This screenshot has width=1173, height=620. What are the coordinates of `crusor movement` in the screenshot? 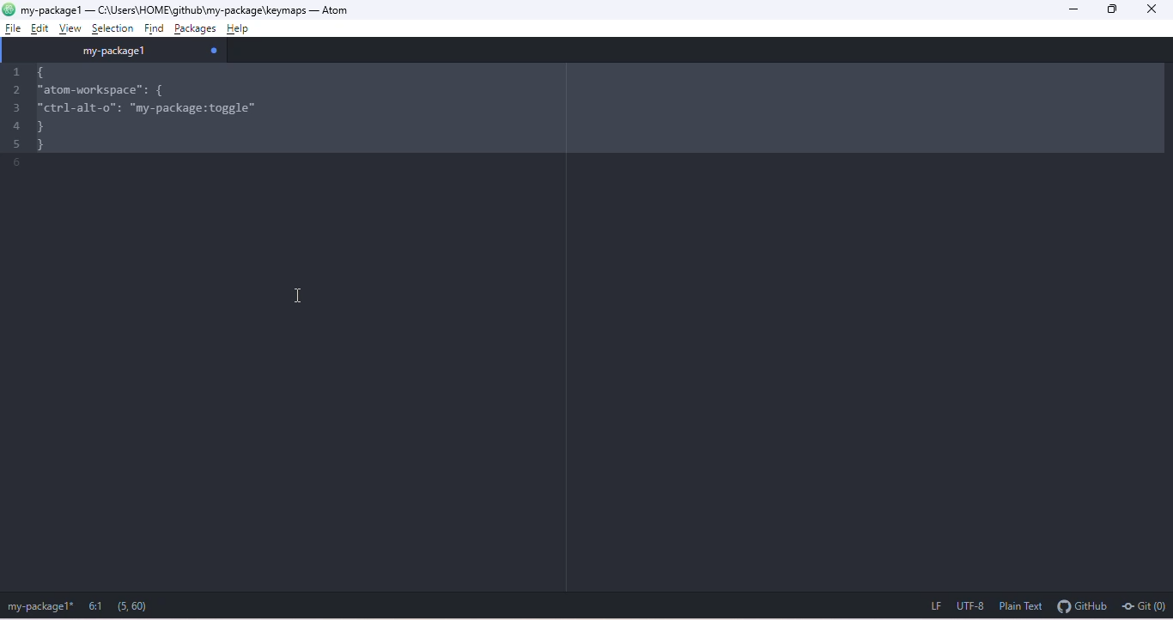 It's located at (303, 295).